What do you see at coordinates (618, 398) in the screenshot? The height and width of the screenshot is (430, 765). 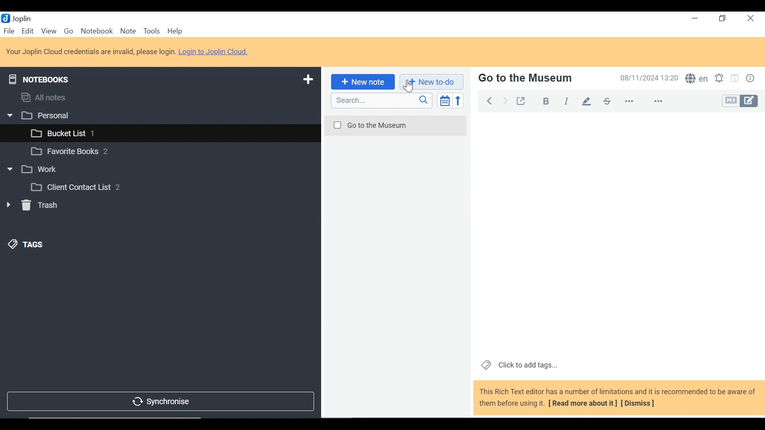 I see `This Rich Text editor has a number of limitations and it is recommended to be aware of them before using it` at bounding box center [618, 398].